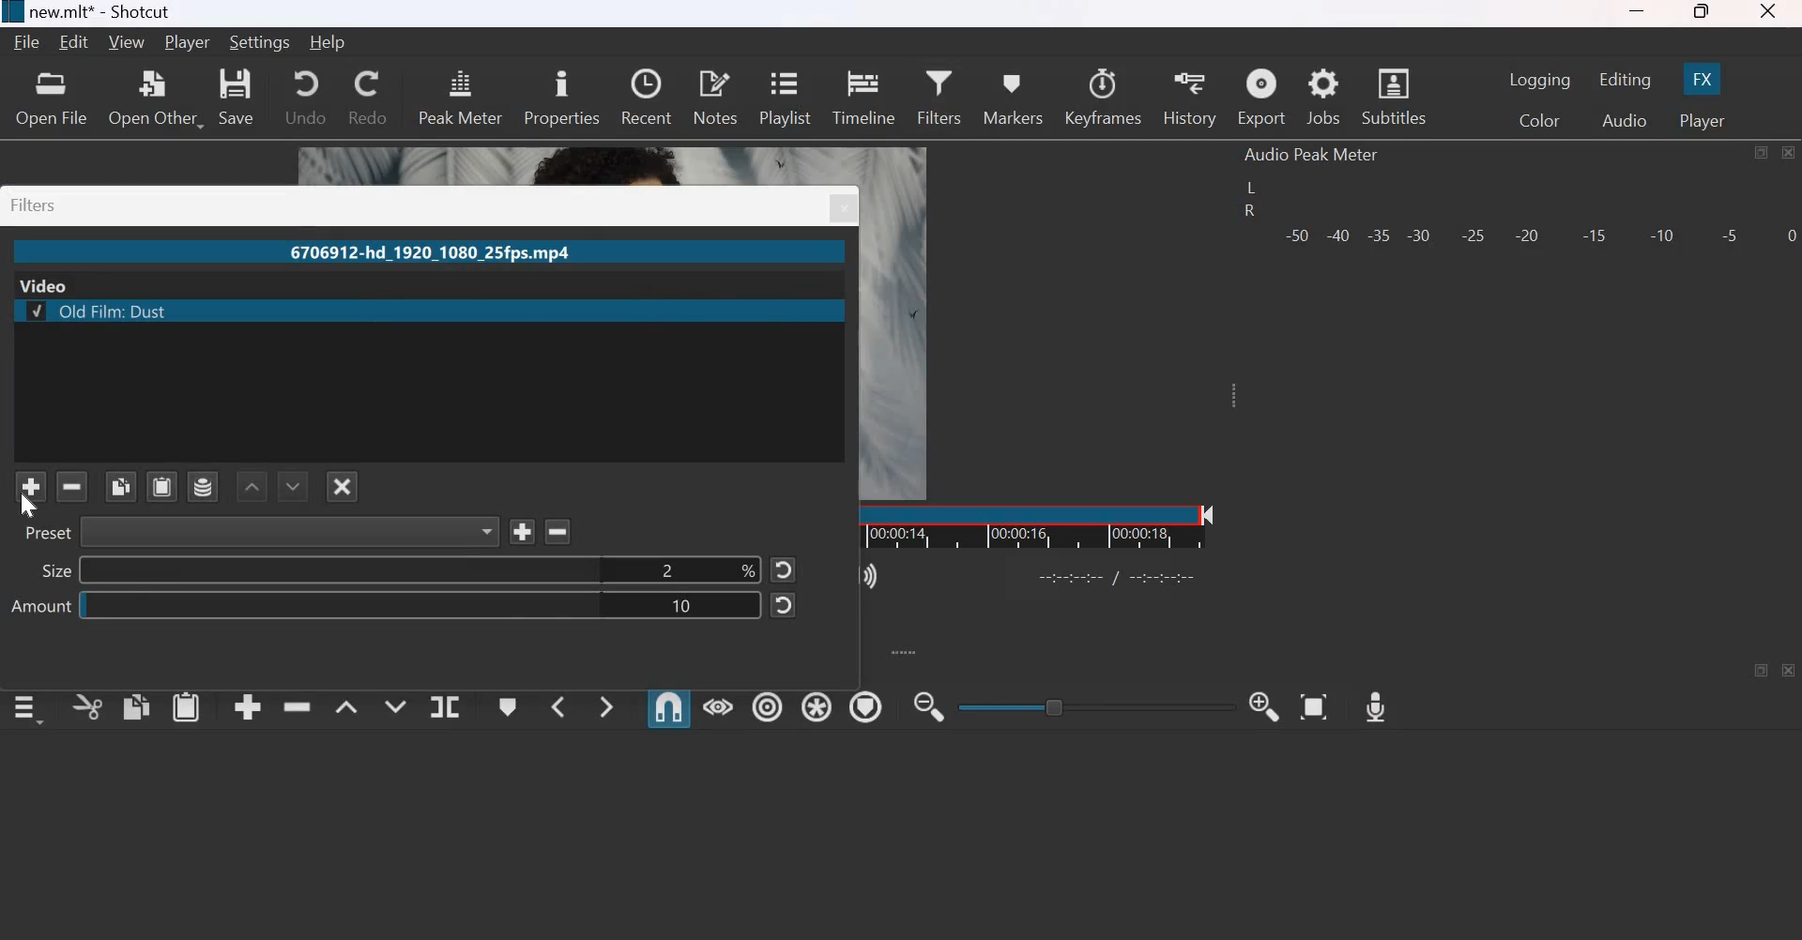  Describe the element at coordinates (784, 607) in the screenshot. I see `reset to default` at that location.